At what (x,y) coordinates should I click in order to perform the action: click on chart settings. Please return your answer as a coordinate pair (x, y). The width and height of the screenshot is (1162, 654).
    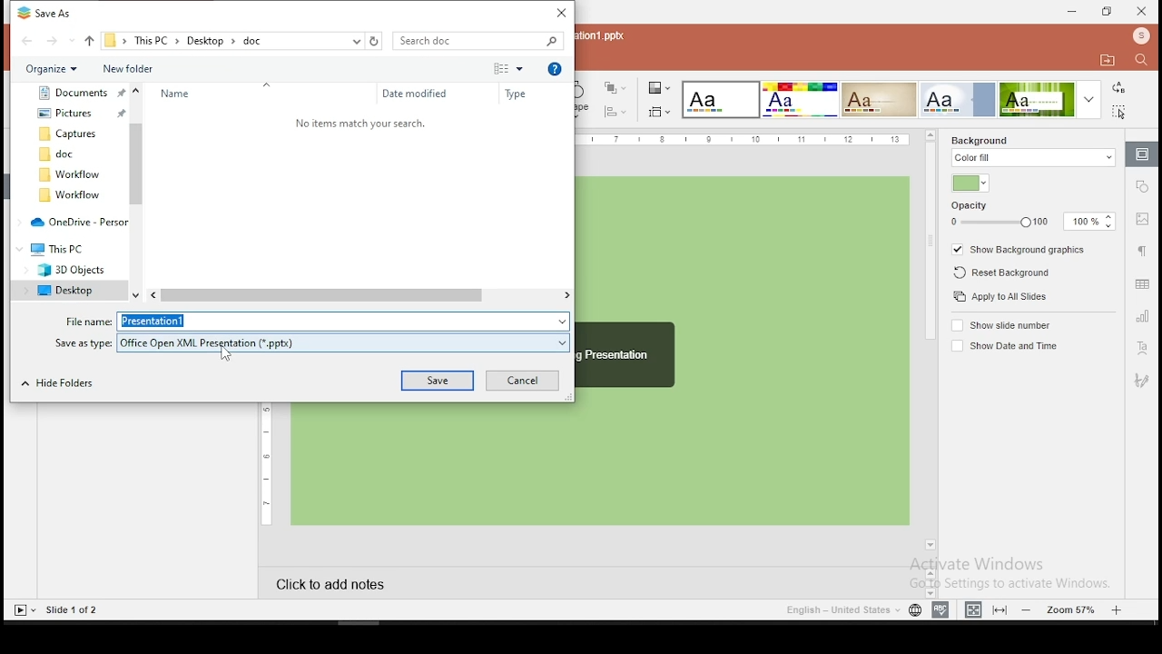
    Looking at the image, I should click on (1142, 317).